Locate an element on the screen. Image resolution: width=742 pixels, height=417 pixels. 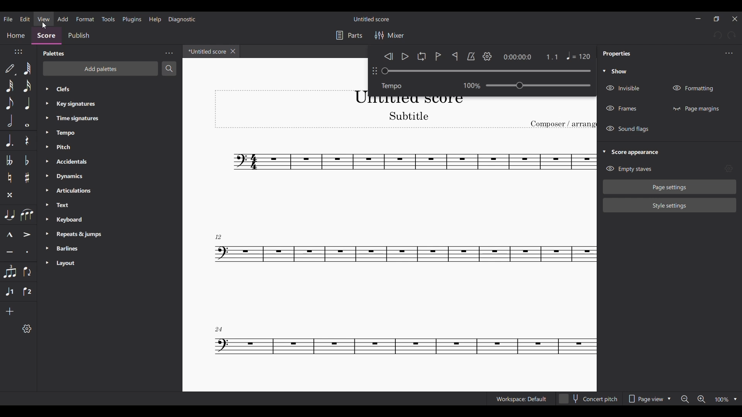
Metronome is located at coordinates (471, 56).